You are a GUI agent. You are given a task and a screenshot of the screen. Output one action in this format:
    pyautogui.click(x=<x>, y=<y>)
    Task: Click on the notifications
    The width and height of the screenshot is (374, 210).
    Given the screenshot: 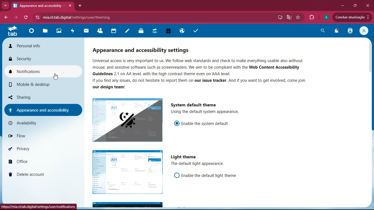 What is the action you would take?
    pyautogui.click(x=336, y=32)
    